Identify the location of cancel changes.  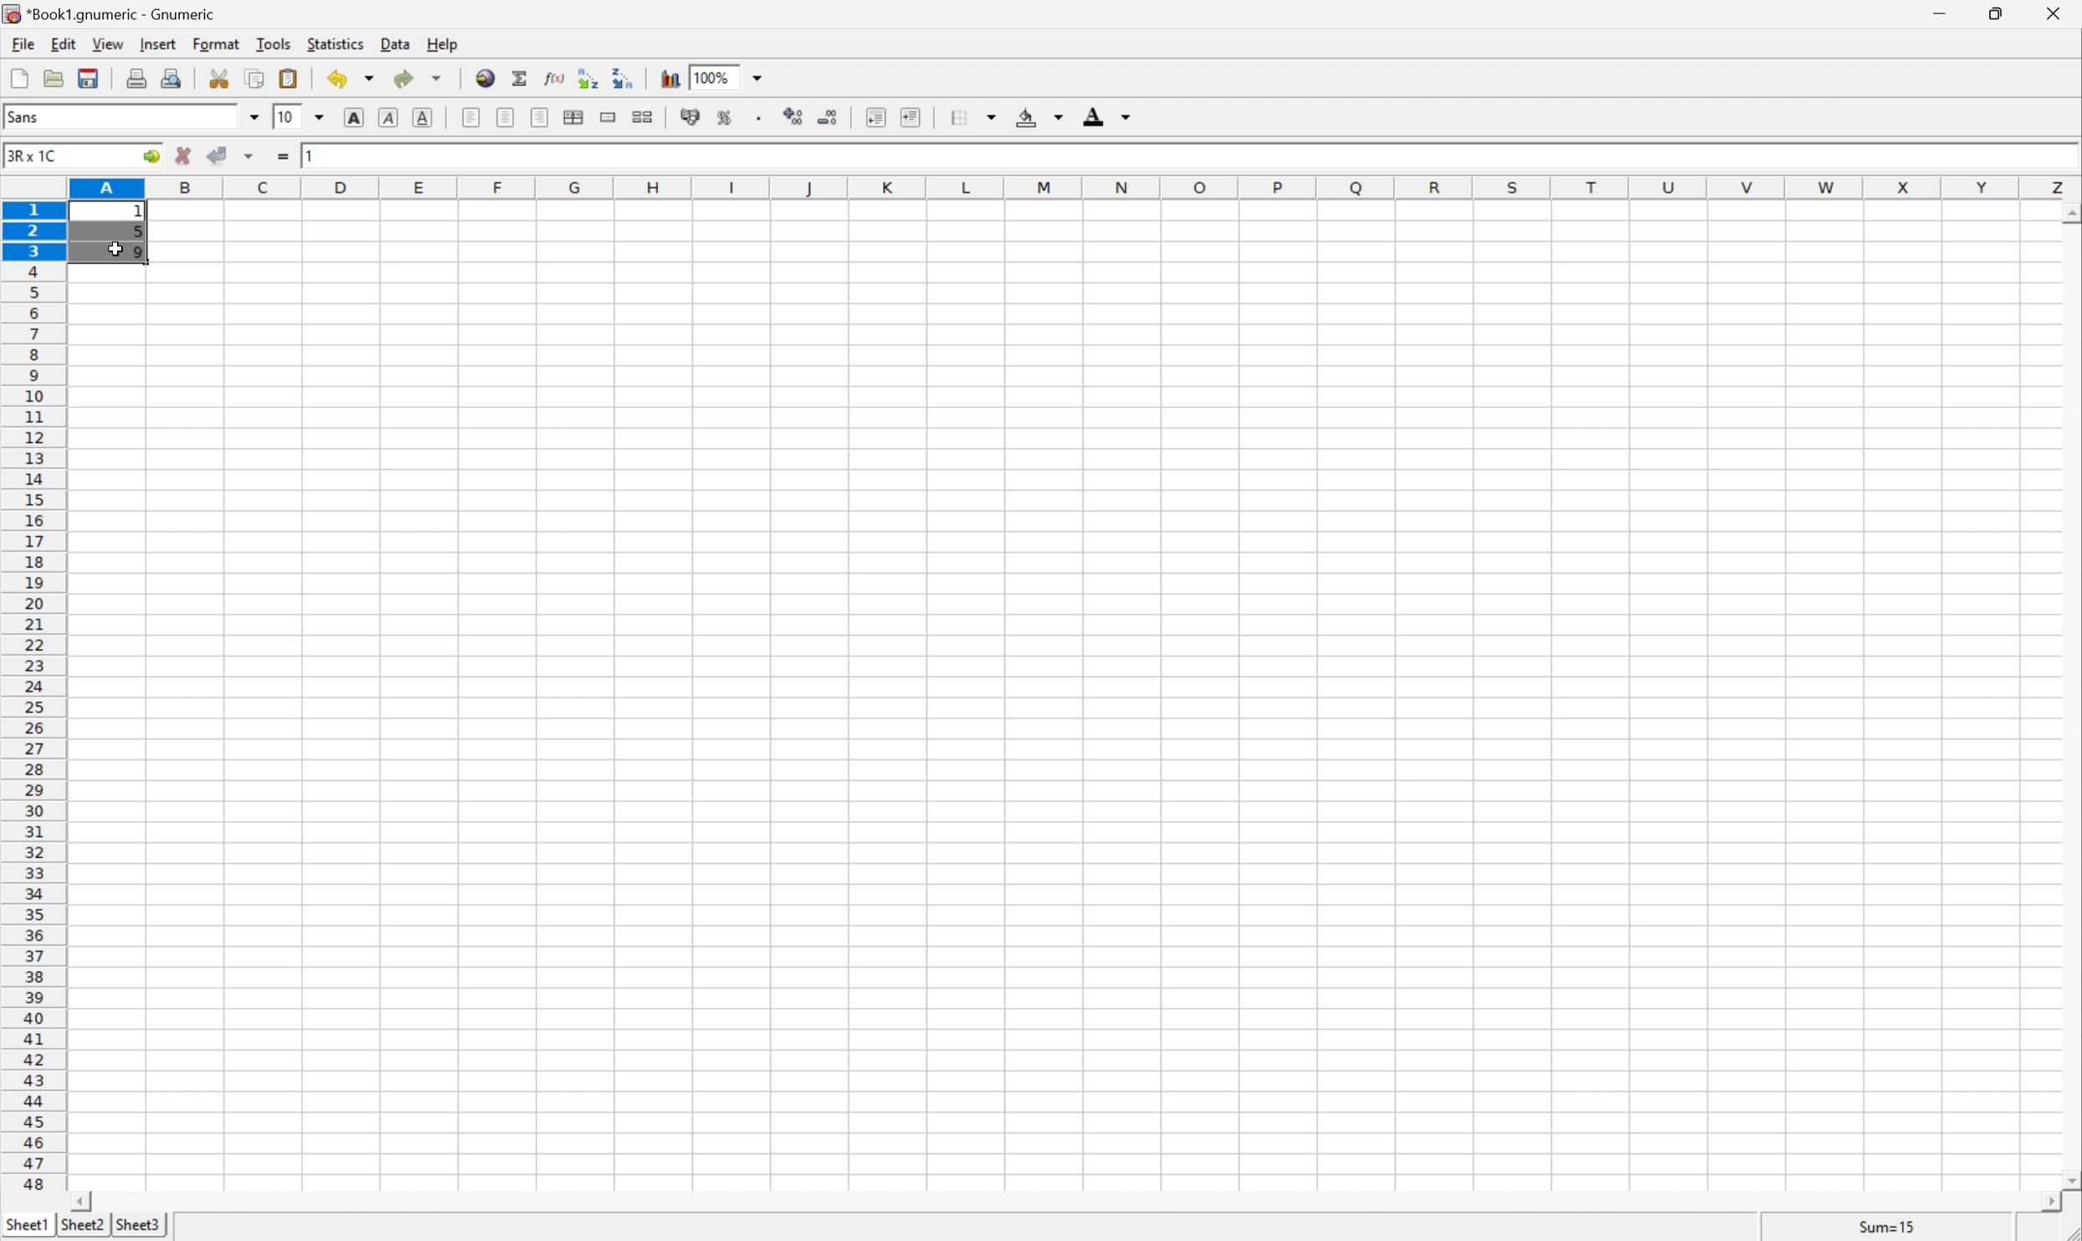
(184, 156).